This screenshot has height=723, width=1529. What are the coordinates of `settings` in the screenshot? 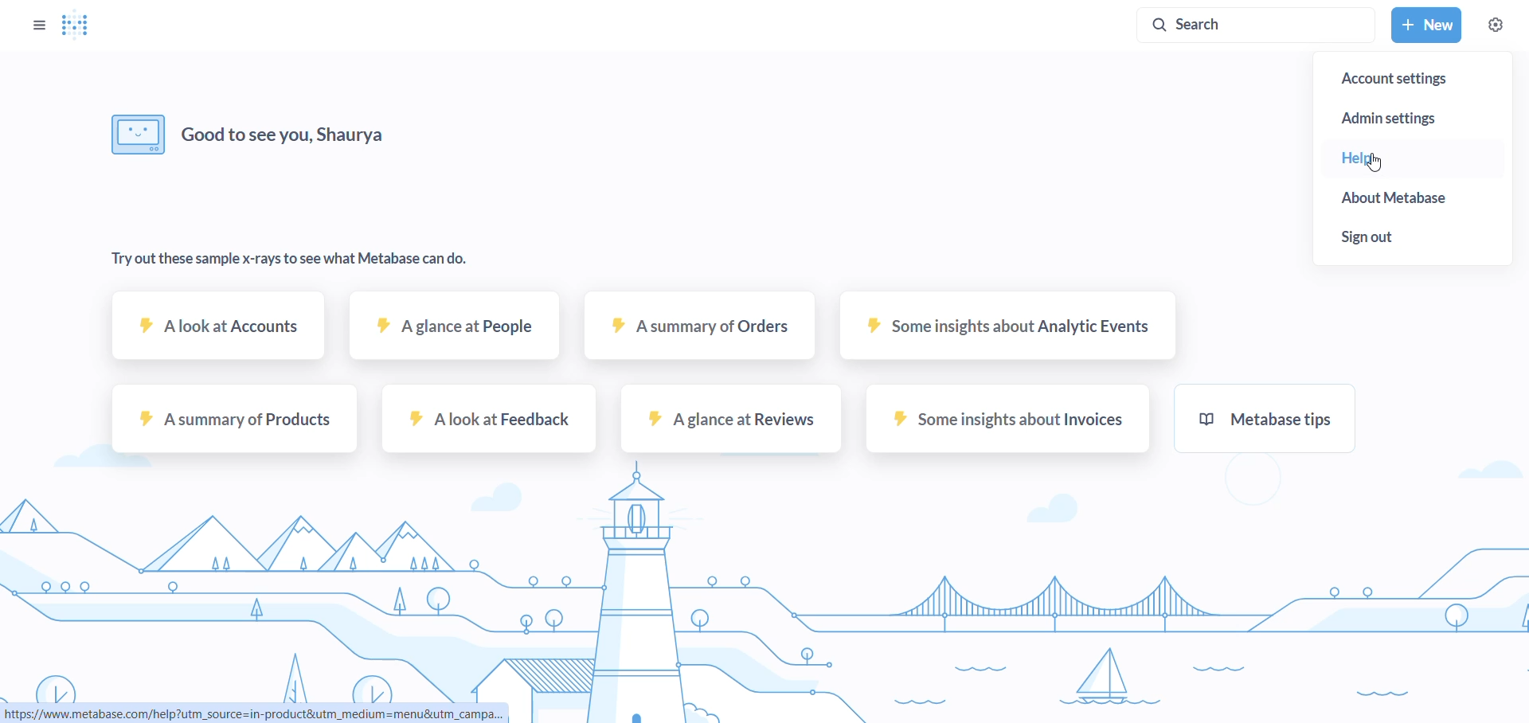 It's located at (1498, 25).